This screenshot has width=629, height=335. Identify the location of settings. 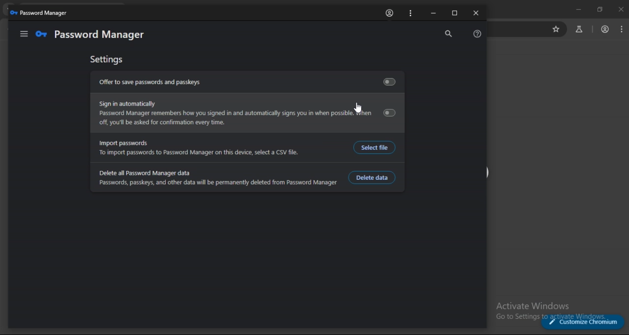
(108, 59).